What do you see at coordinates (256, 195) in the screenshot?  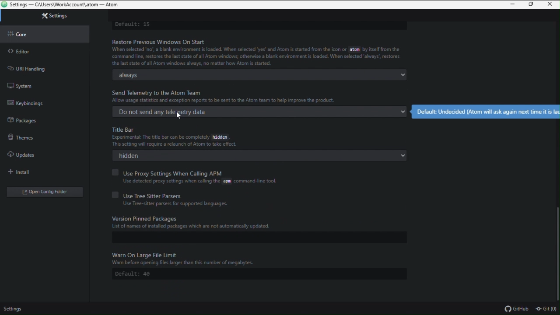 I see `Use Tree Sitter Parsers` at bounding box center [256, 195].